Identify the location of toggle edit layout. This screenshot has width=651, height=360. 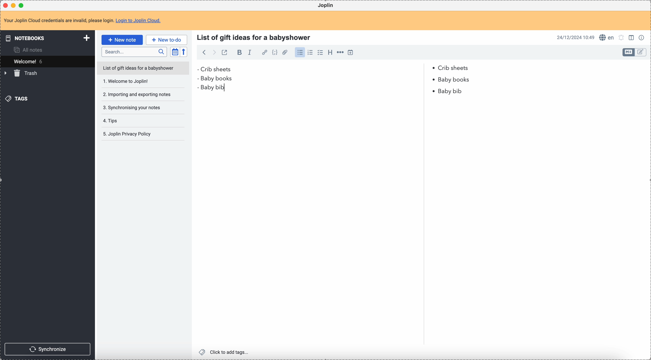
(632, 38).